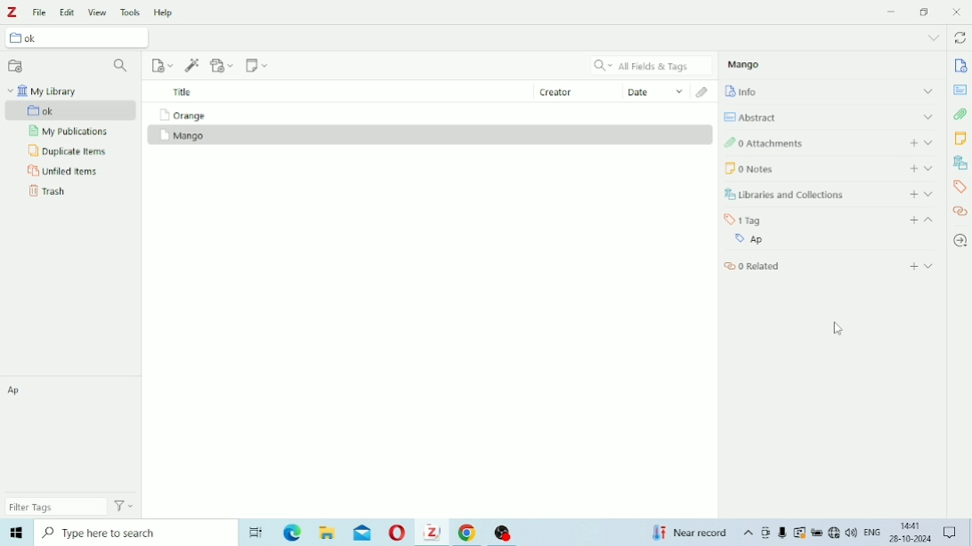 This screenshot has height=546, width=972. What do you see at coordinates (98, 12) in the screenshot?
I see `View` at bounding box center [98, 12].